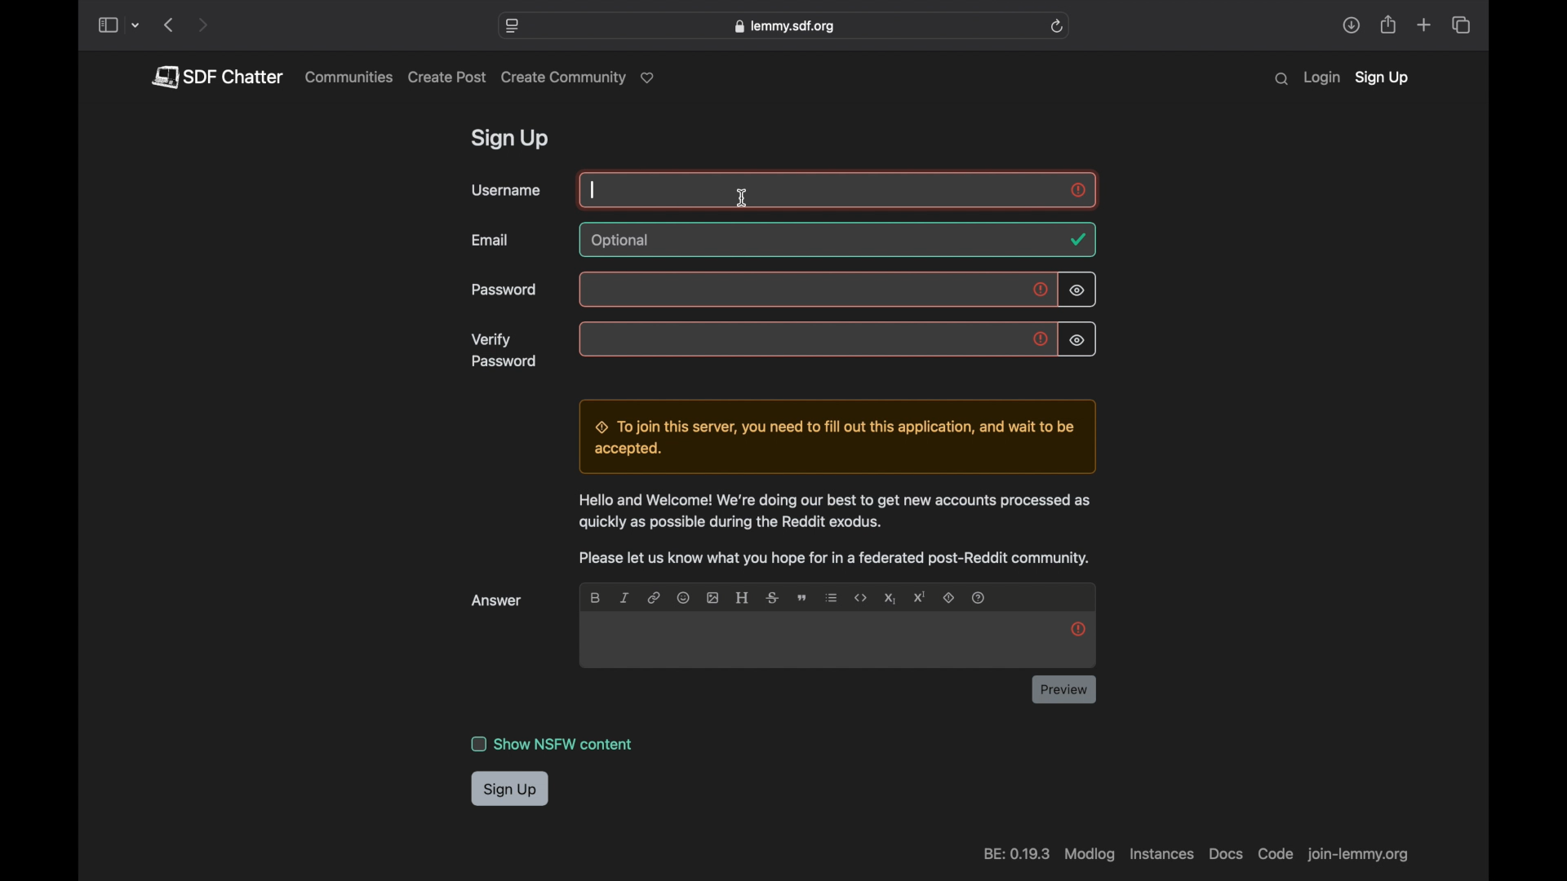 This screenshot has width=1567, height=881. What do you see at coordinates (712, 597) in the screenshot?
I see `image` at bounding box center [712, 597].